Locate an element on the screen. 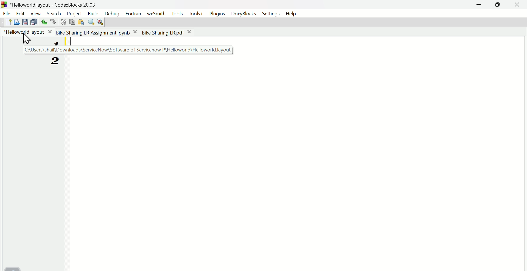 This screenshot has width=527, height=271. Help is located at coordinates (293, 13).